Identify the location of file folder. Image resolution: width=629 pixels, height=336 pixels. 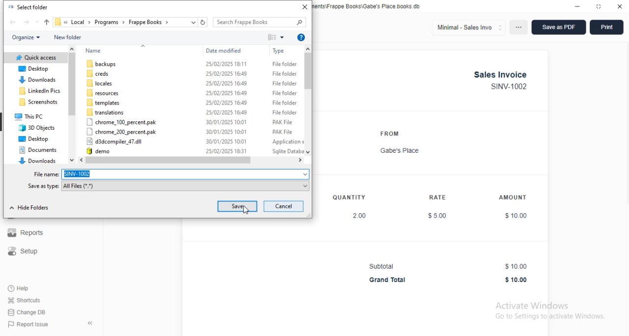
(285, 103).